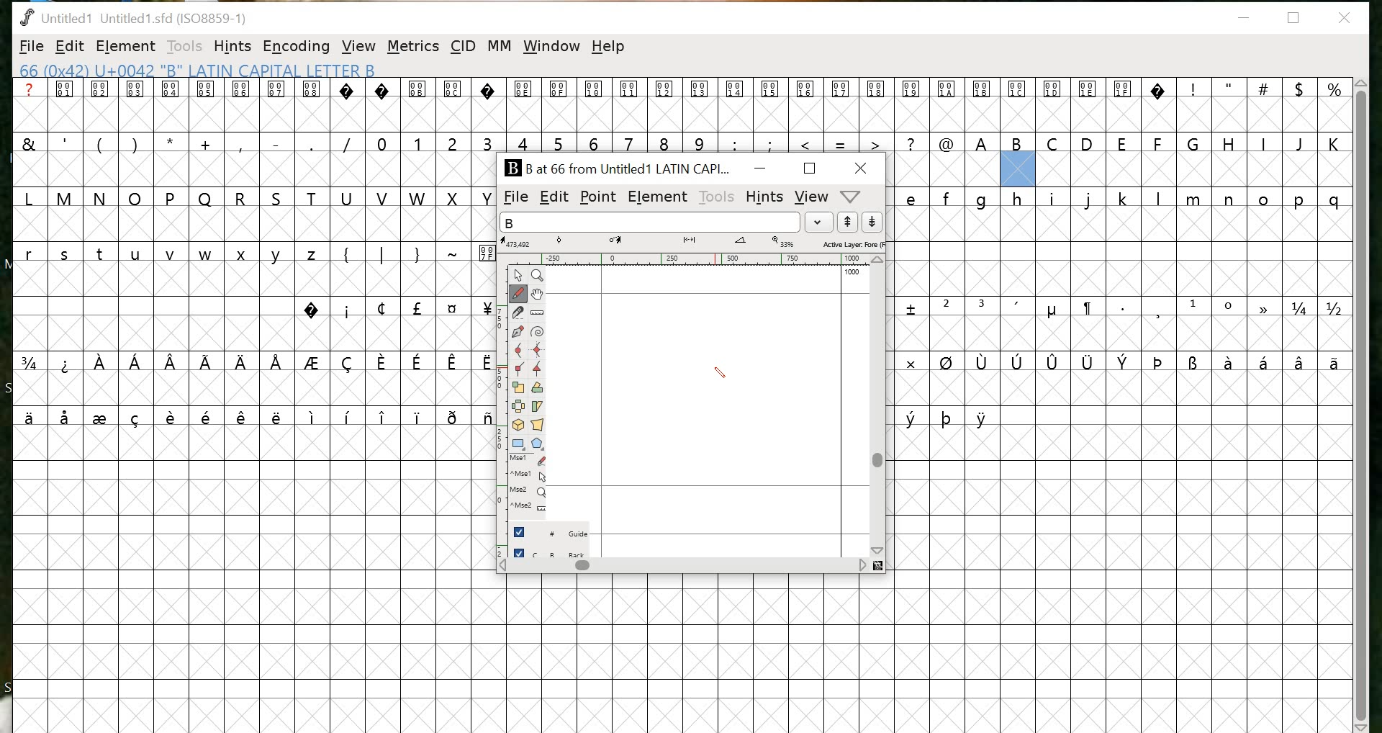 The image size is (1382, 733). Describe the element at coordinates (551, 529) in the screenshot. I see `guide layer` at that location.